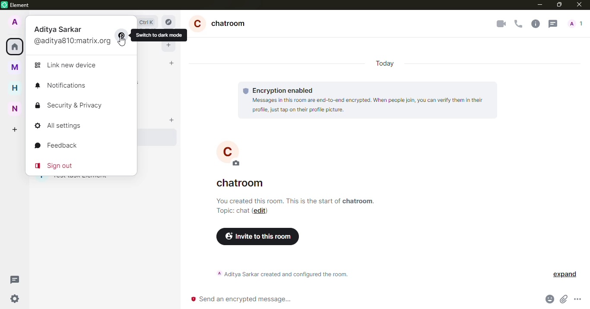 This screenshot has width=590, height=309. Describe the element at coordinates (60, 126) in the screenshot. I see `all settings` at that location.